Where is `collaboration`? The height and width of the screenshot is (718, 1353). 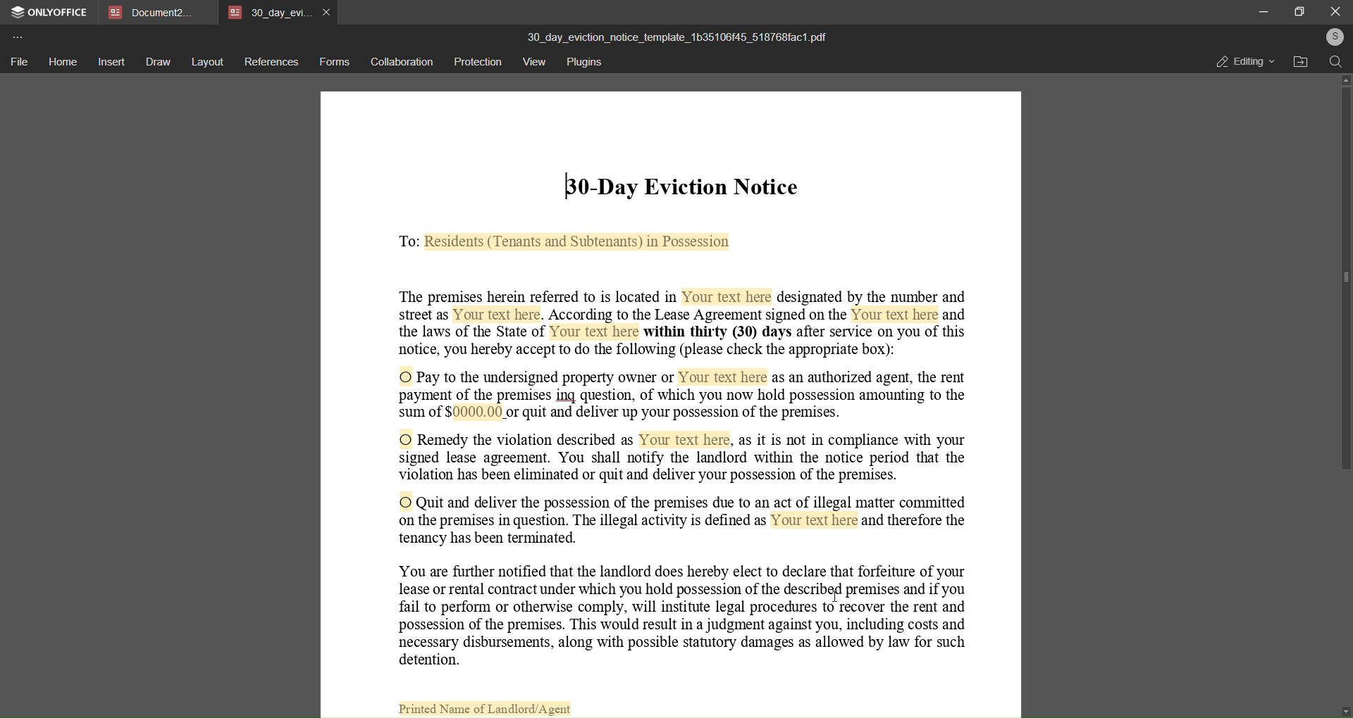 collaboration is located at coordinates (400, 63).